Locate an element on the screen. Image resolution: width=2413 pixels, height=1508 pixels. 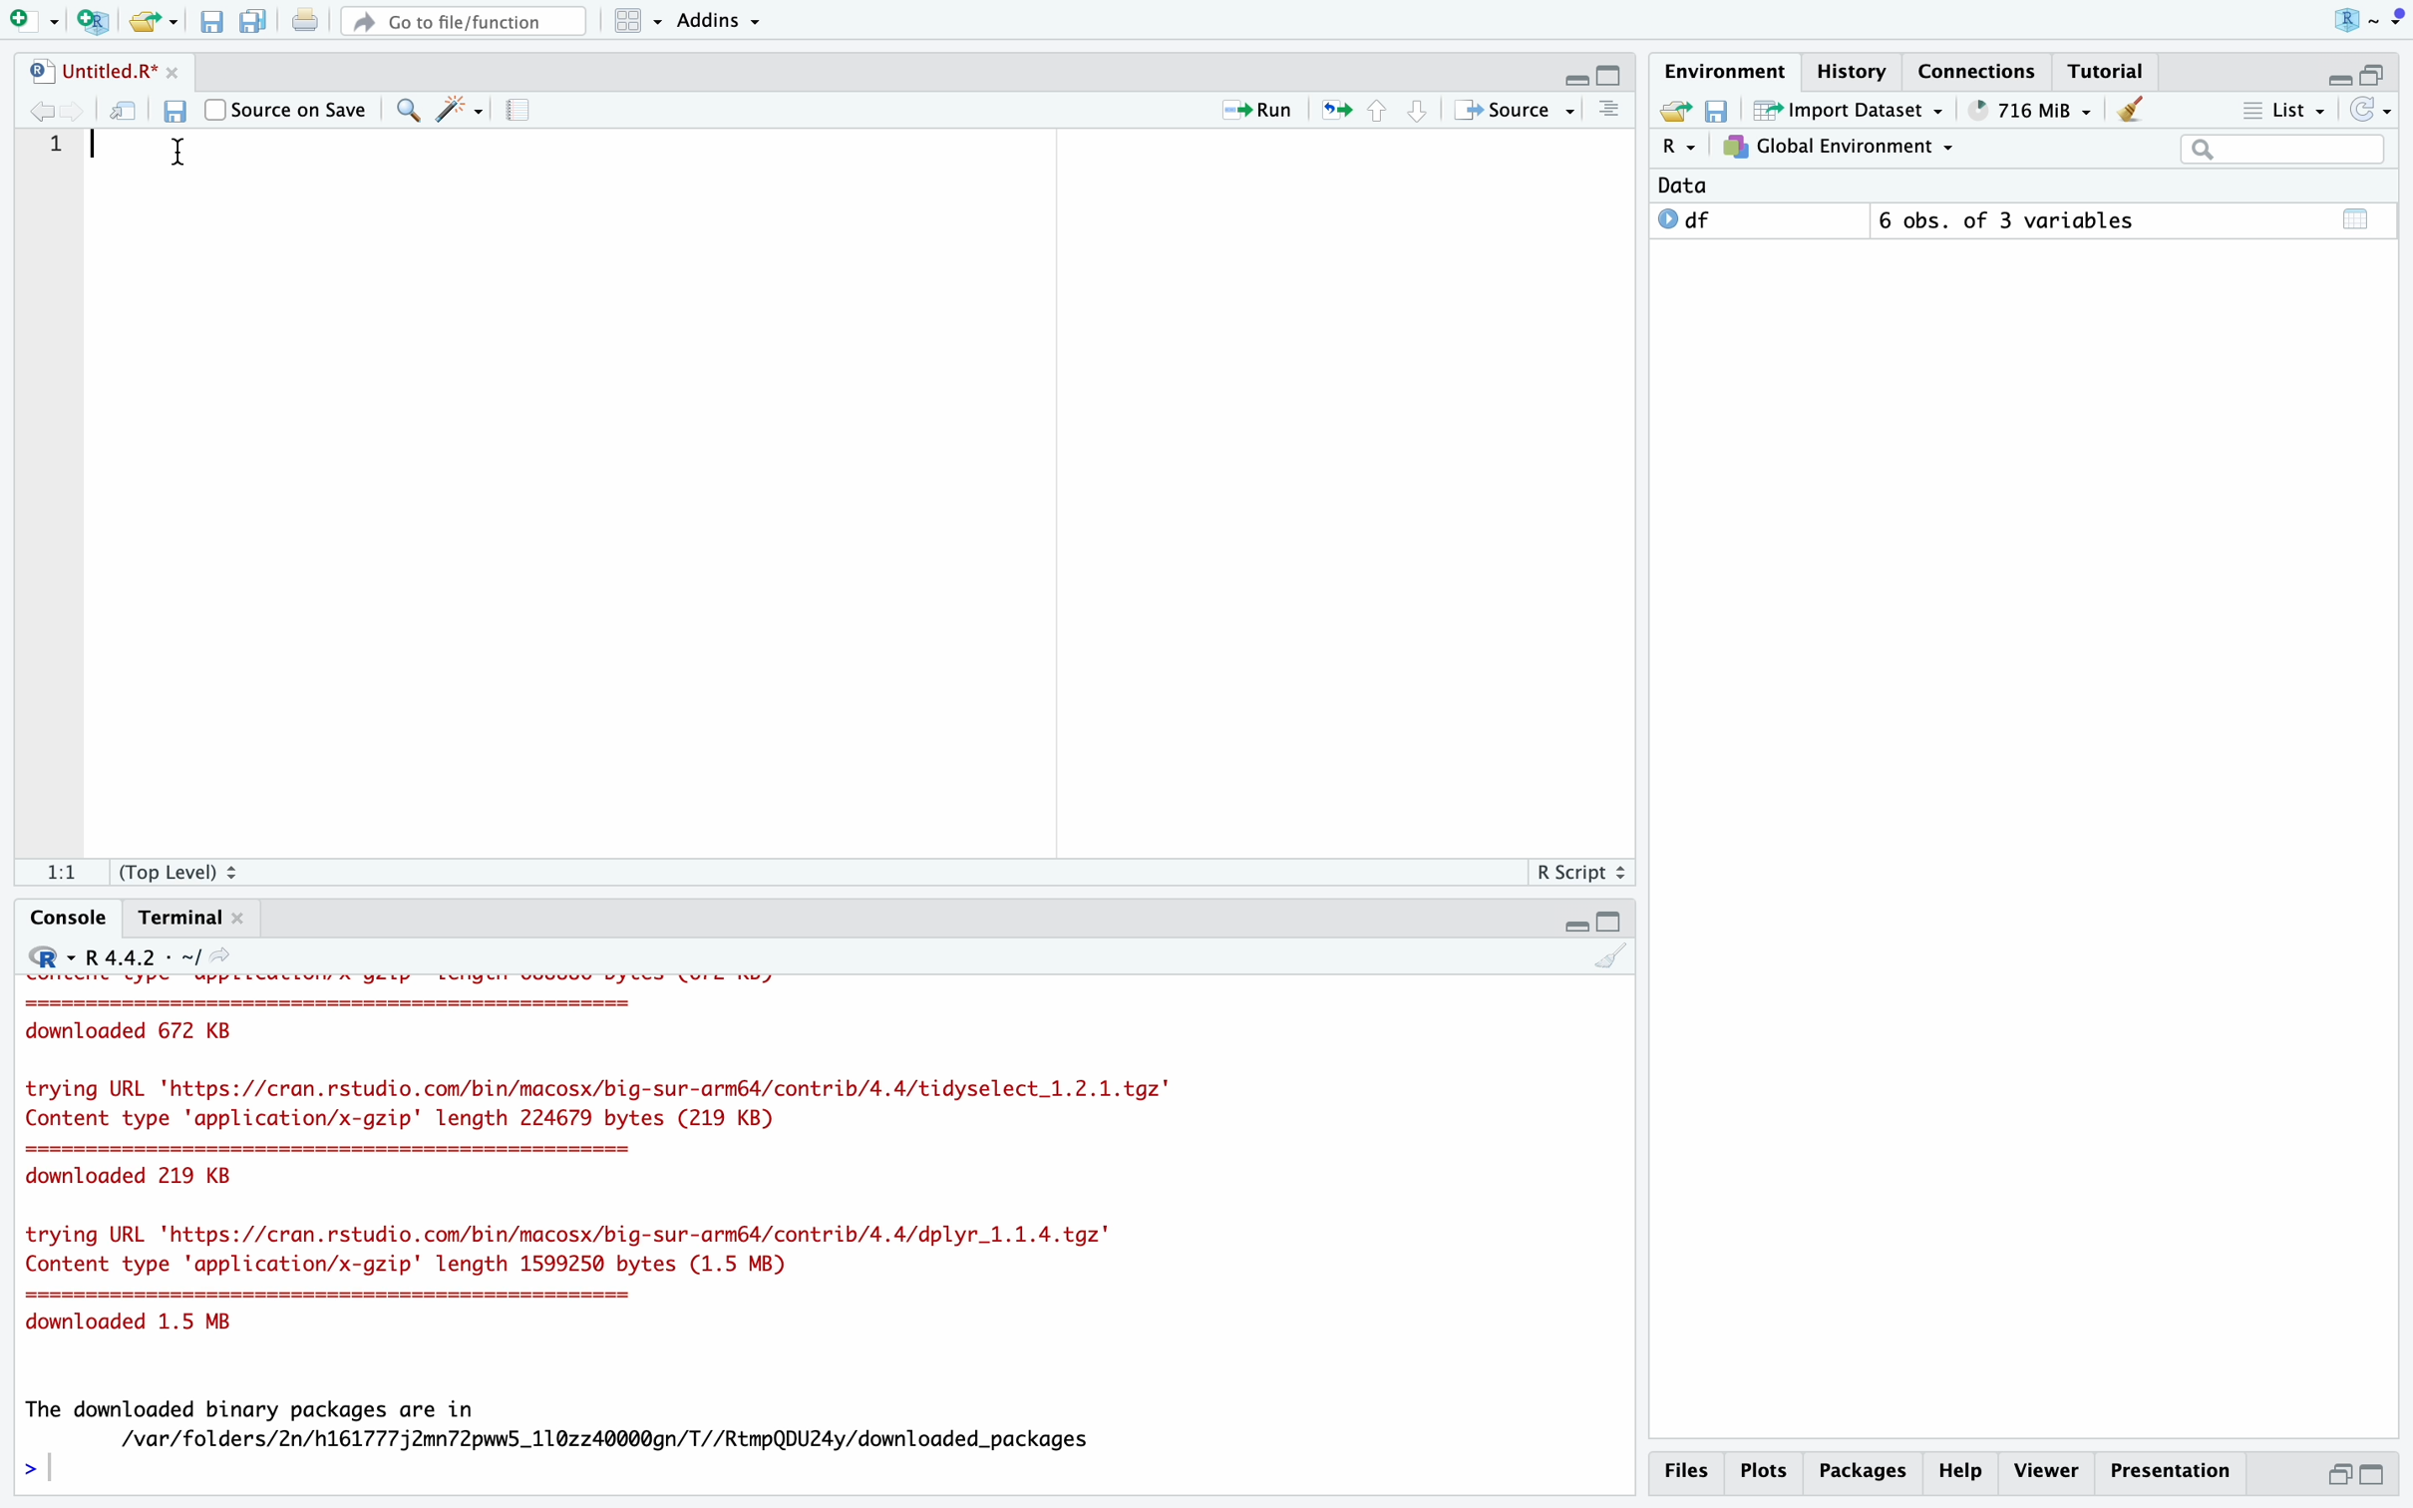
Save is located at coordinates (176, 111).